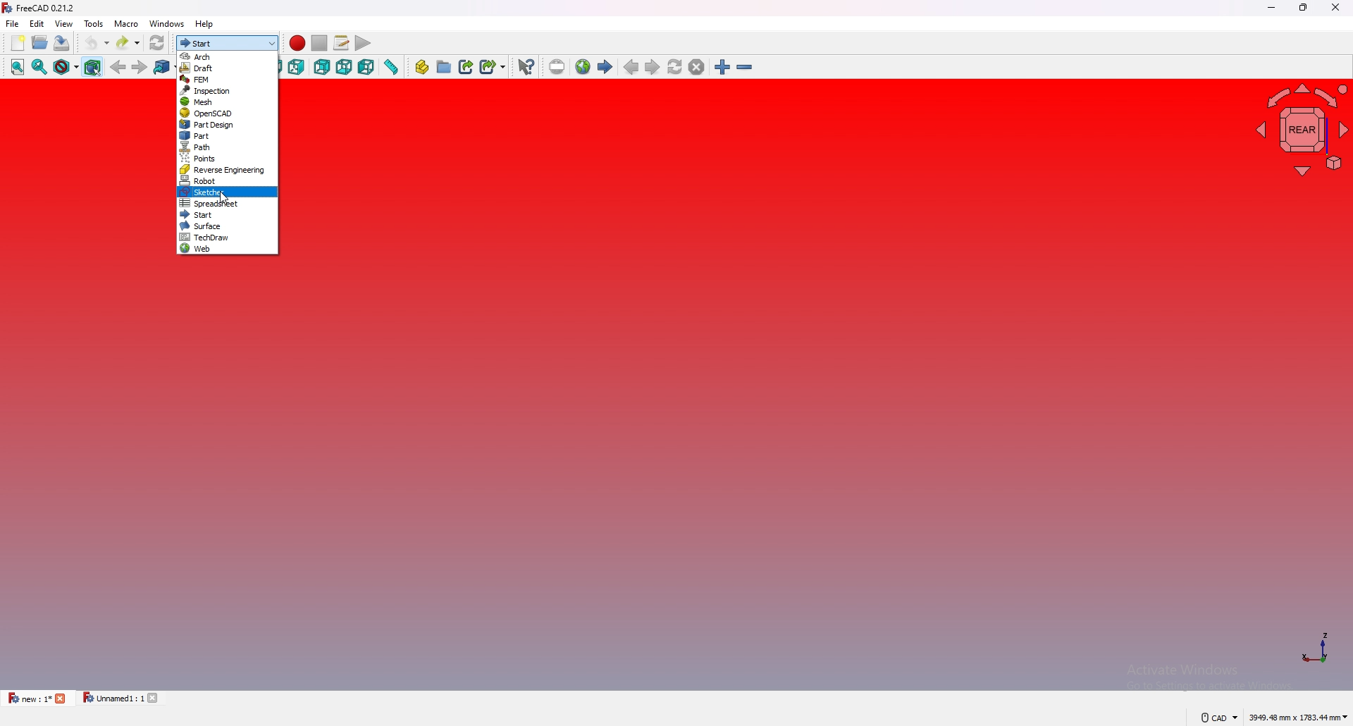  I want to click on fit selection, so click(39, 66).